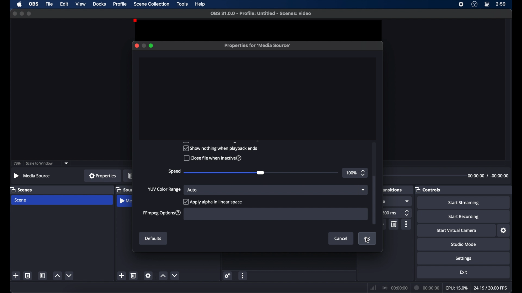 Image resolution: width=522 pixels, height=293 pixels. Describe the element at coordinates (123, 189) in the screenshot. I see `obscure label` at that location.